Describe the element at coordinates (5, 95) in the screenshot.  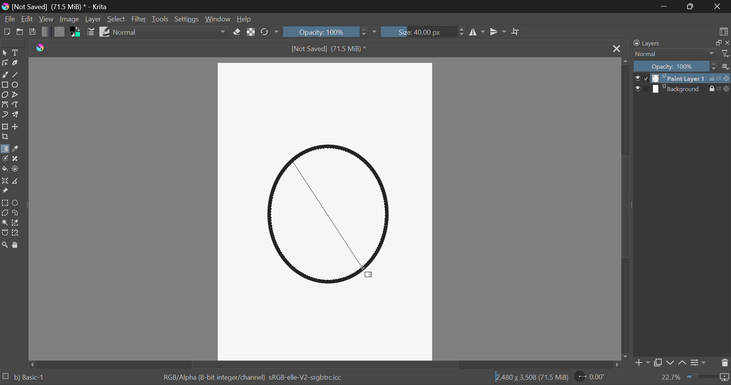
I see `Polygon` at that location.